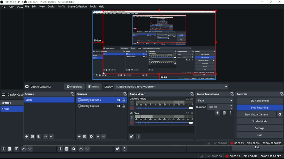 The image size is (284, 159). What do you see at coordinates (165, 109) in the screenshot?
I see `slider` at bounding box center [165, 109].